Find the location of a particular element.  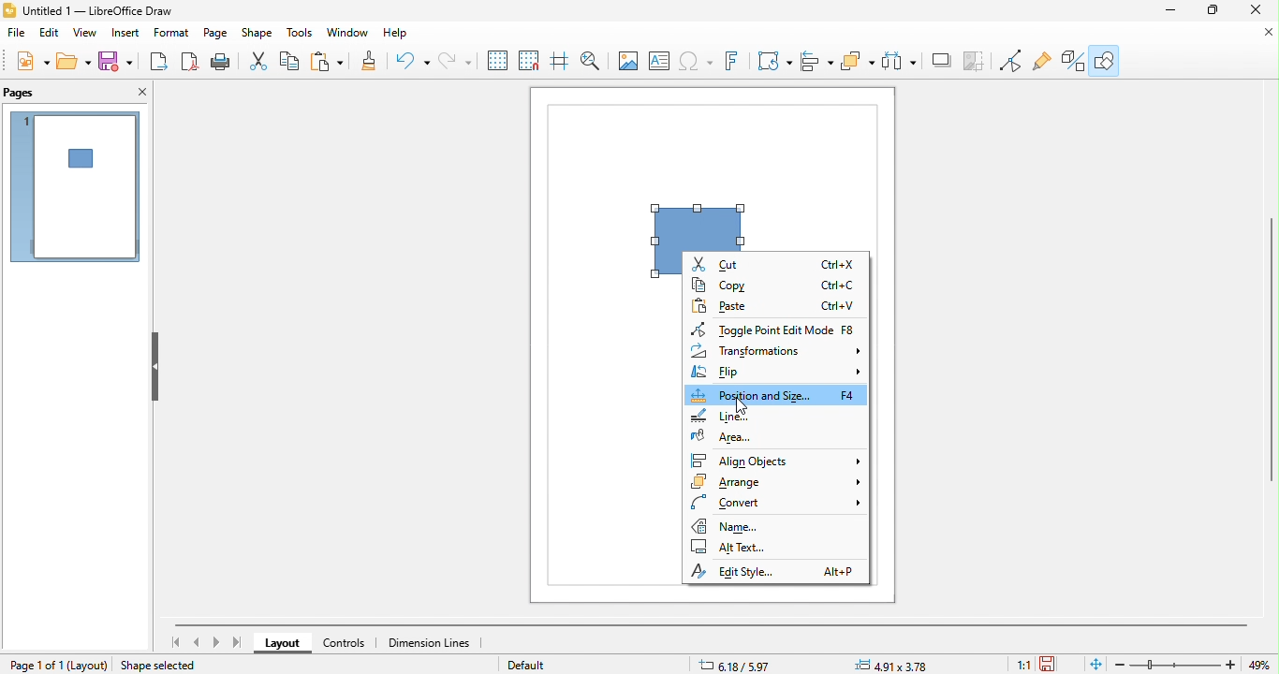

area is located at coordinates (732, 435).